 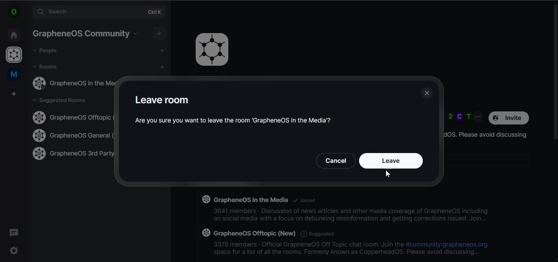 What do you see at coordinates (15, 56) in the screenshot?
I see `grapheneOS` at bounding box center [15, 56].